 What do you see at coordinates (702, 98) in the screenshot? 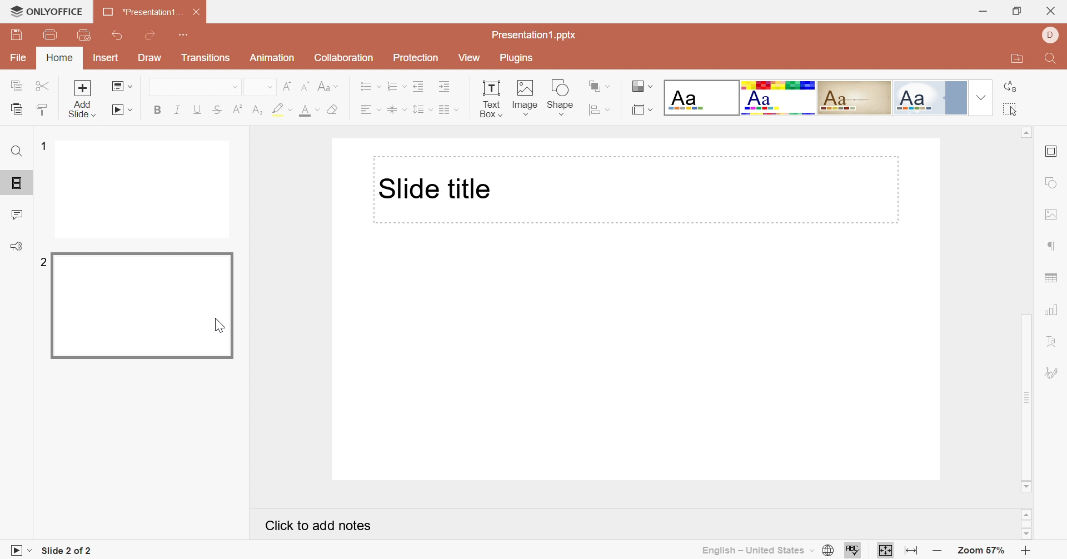
I see `Blank` at bounding box center [702, 98].